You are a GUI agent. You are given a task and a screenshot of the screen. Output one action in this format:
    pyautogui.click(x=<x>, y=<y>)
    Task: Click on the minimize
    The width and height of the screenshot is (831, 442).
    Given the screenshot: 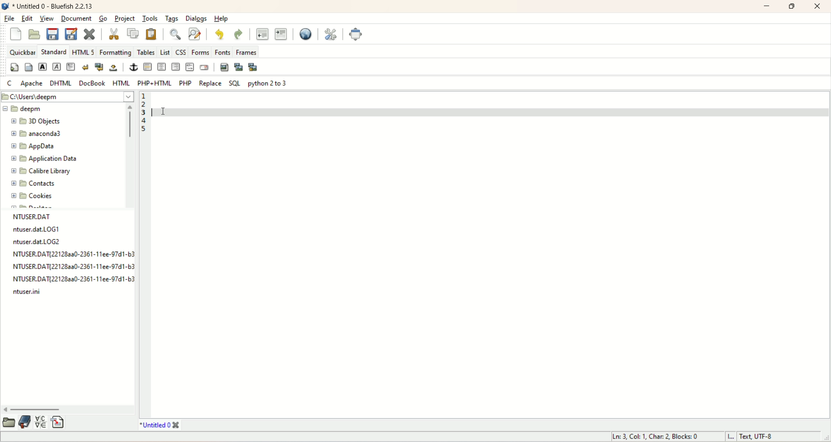 What is the action you would take?
    pyautogui.click(x=767, y=7)
    